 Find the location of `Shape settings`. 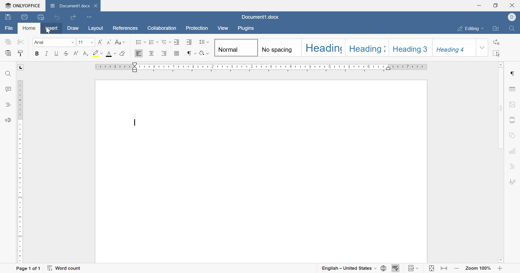

Shape settings is located at coordinates (514, 135).